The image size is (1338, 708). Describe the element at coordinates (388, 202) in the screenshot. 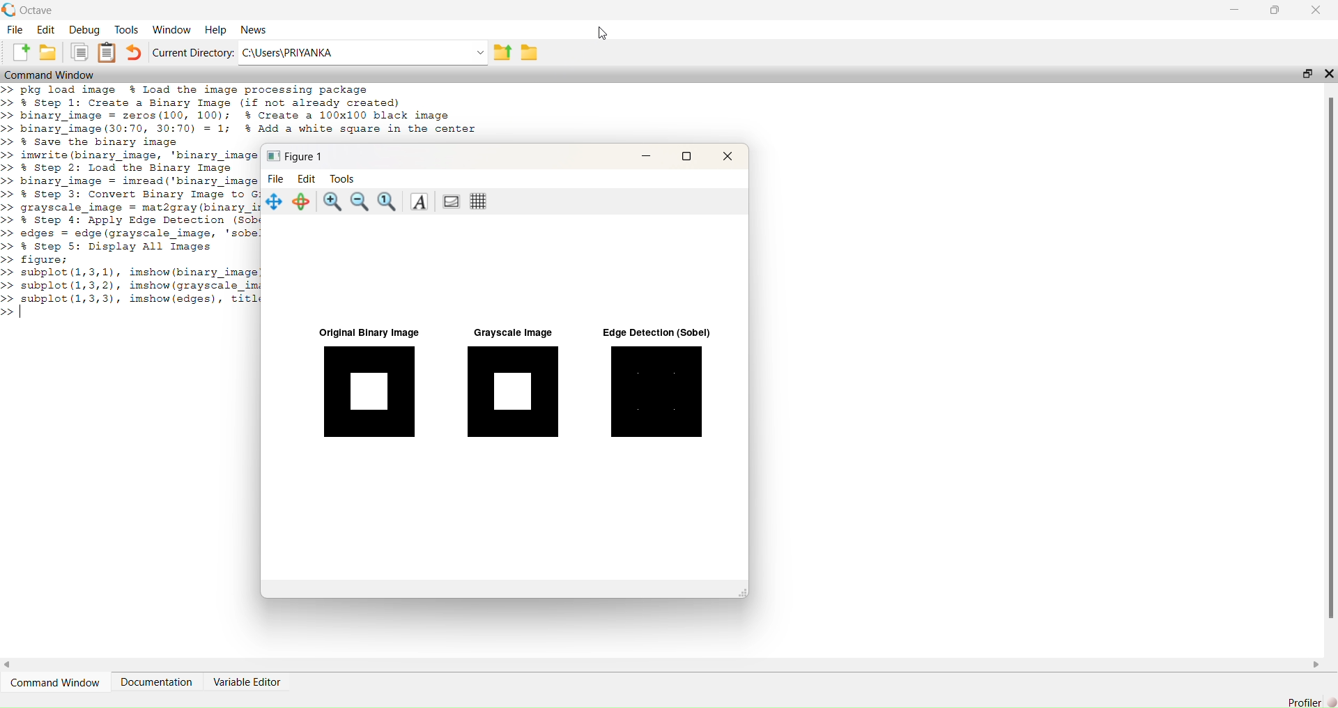

I see `Automatic limits for current axes` at that location.